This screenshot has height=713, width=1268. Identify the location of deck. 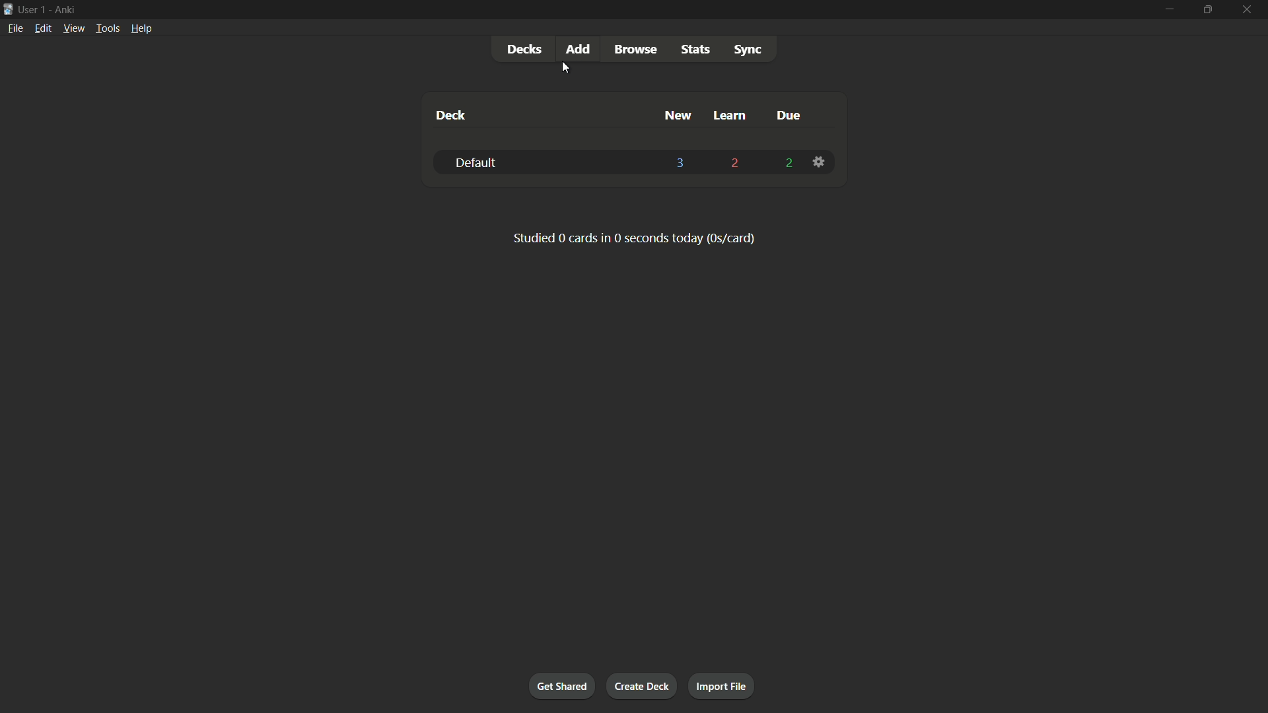
(450, 117).